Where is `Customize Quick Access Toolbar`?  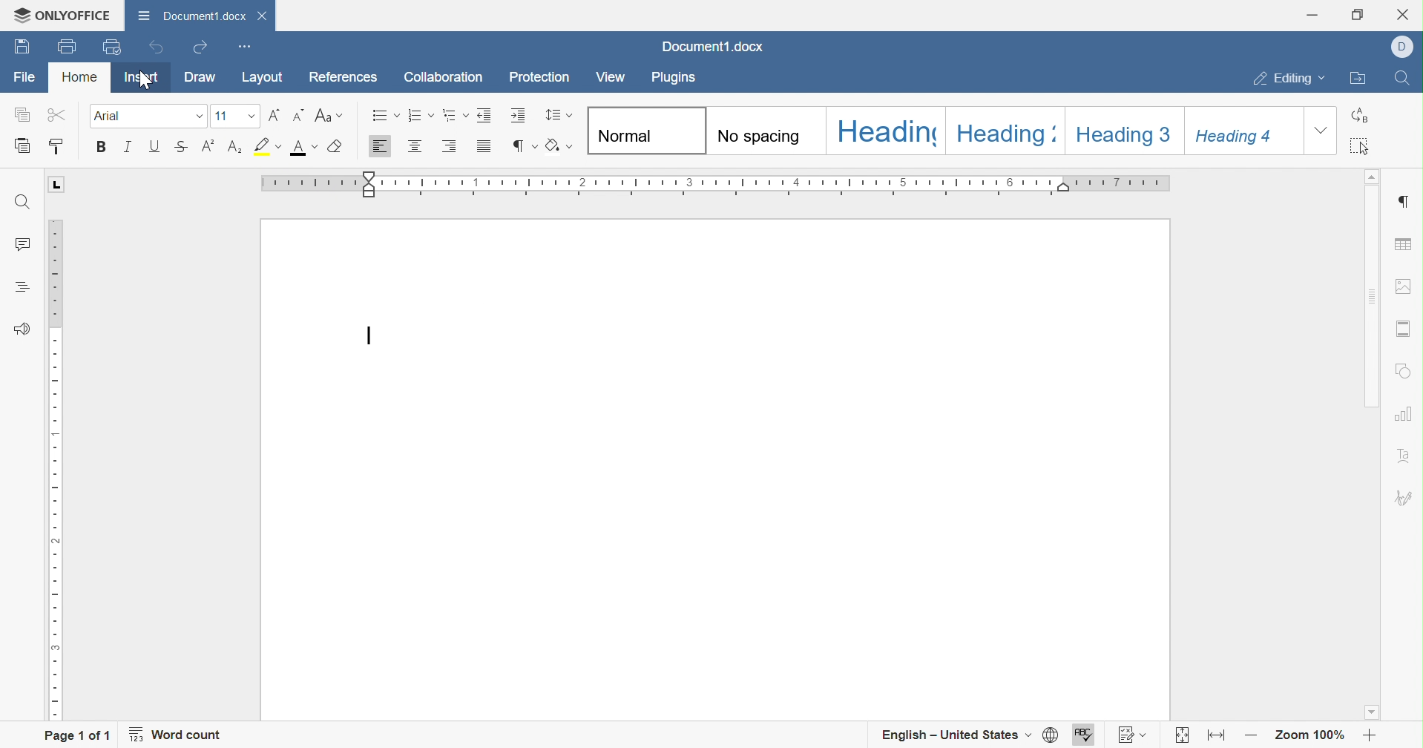 Customize Quick Access Toolbar is located at coordinates (243, 47).